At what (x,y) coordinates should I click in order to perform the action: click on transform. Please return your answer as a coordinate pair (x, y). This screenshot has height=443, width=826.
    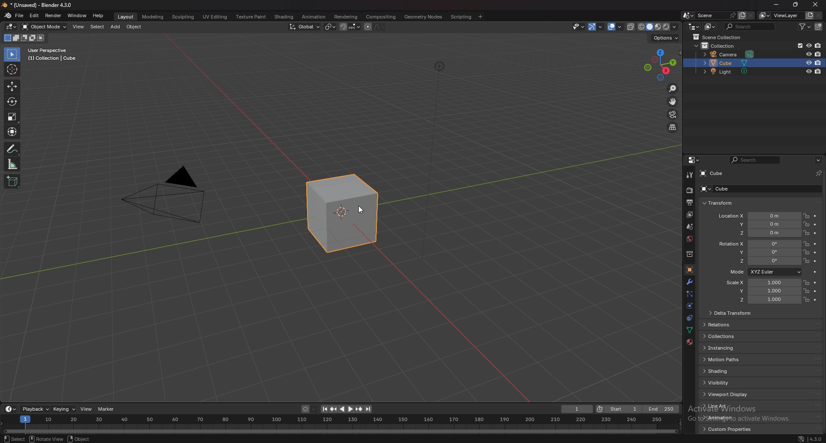
    Looking at the image, I should click on (728, 202).